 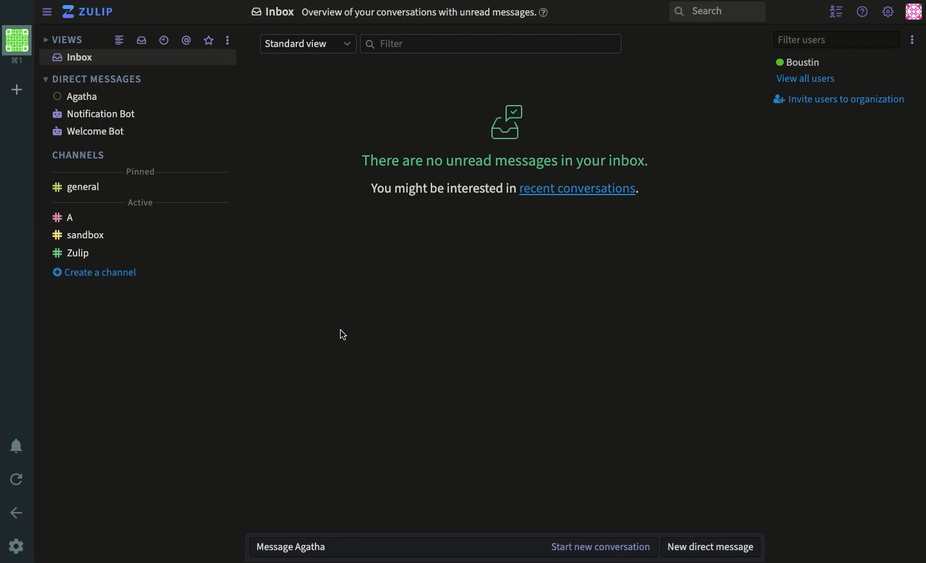 I want to click on Inbox, so click(x=141, y=41).